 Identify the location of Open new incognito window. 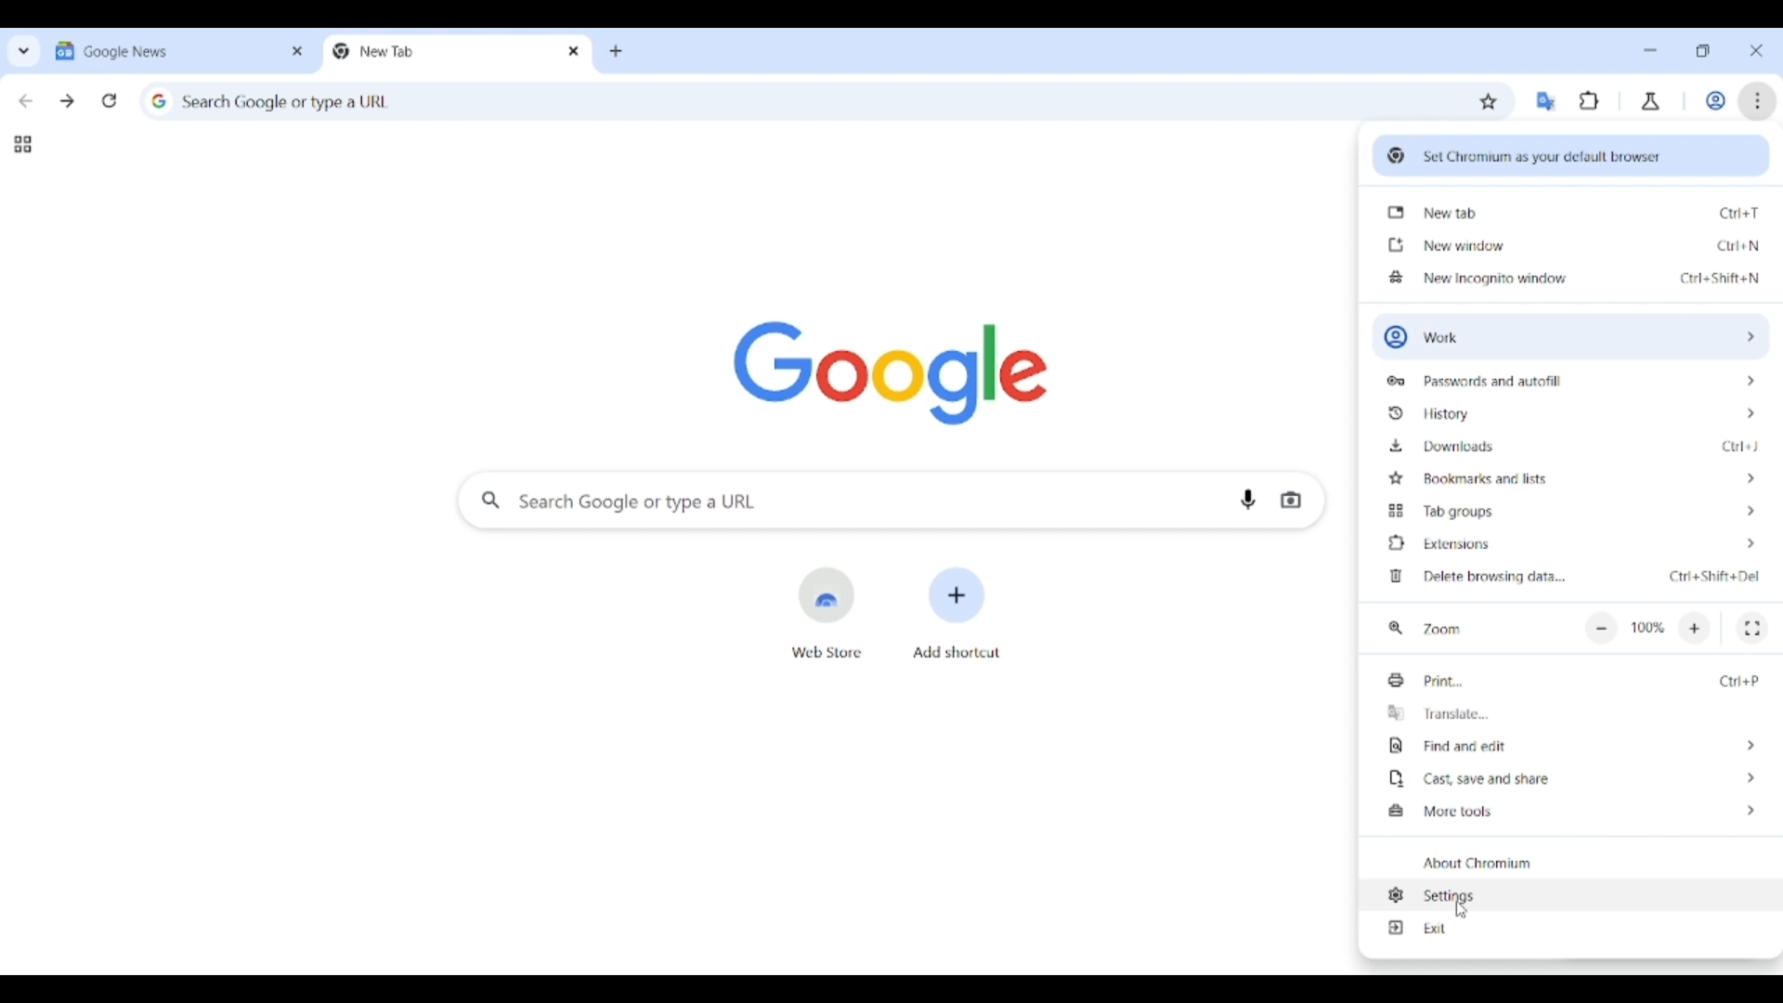
(1570, 276).